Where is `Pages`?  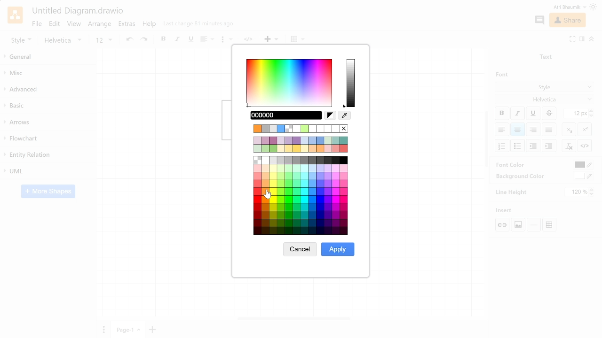
Pages is located at coordinates (103, 329).